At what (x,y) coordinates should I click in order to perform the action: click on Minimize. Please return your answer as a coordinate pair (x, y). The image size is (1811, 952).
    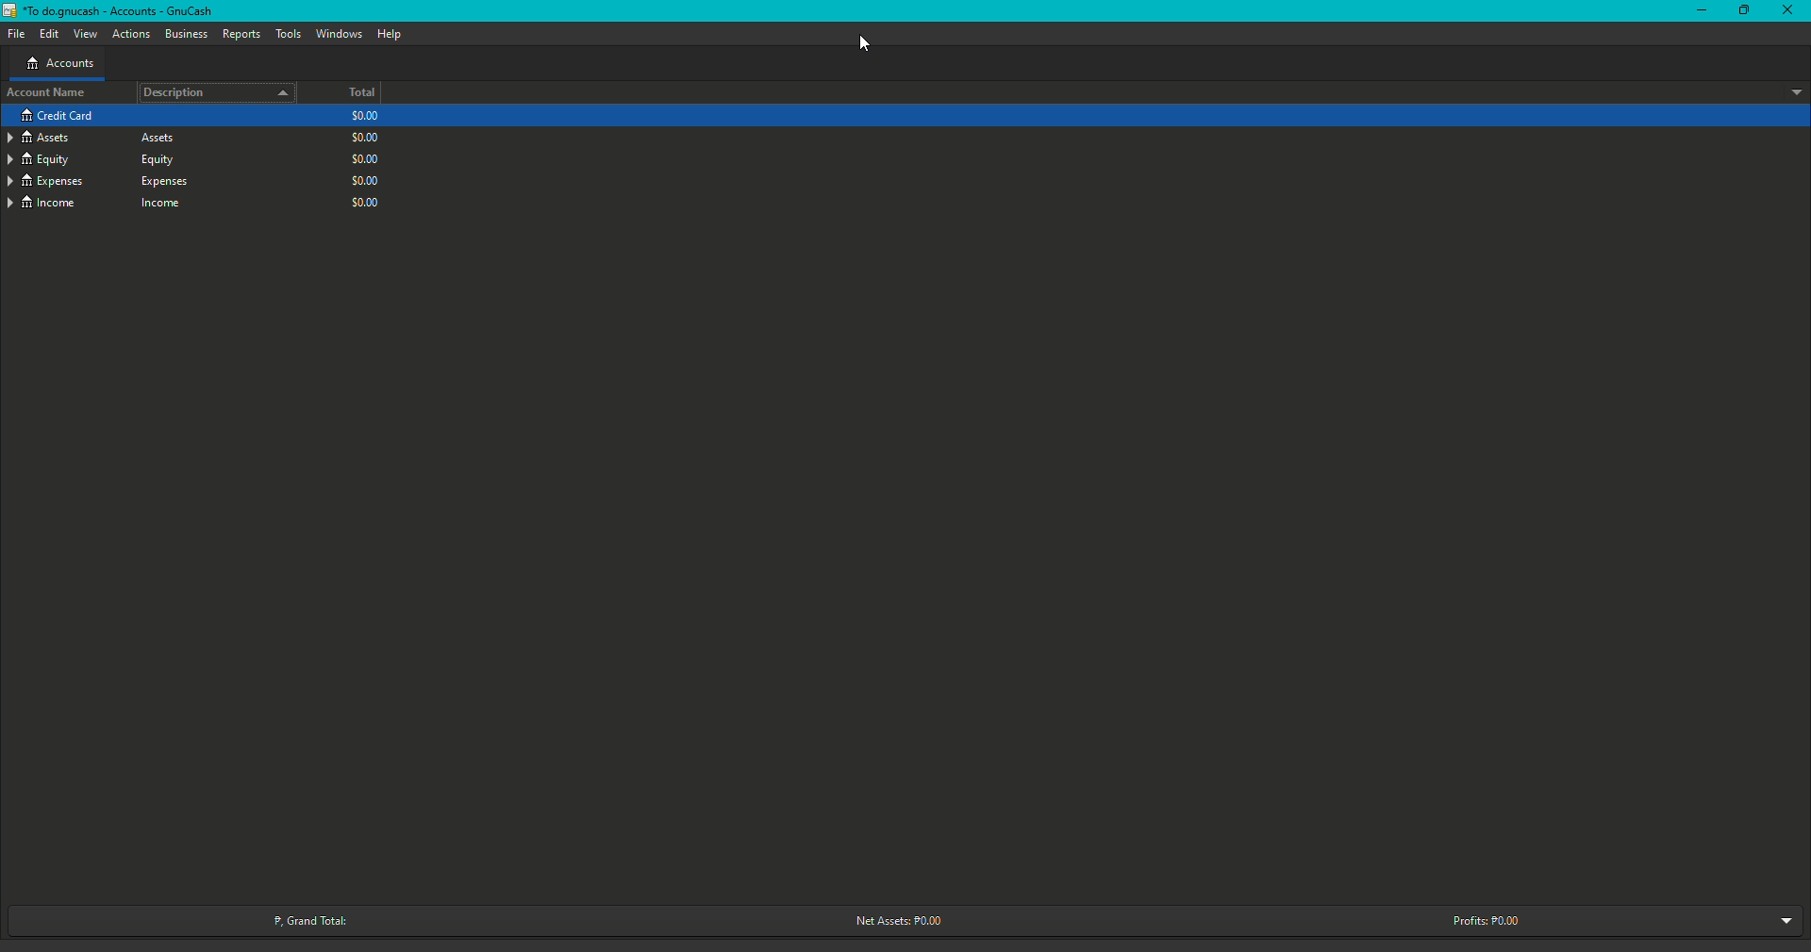
    Looking at the image, I should click on (1697, 11).